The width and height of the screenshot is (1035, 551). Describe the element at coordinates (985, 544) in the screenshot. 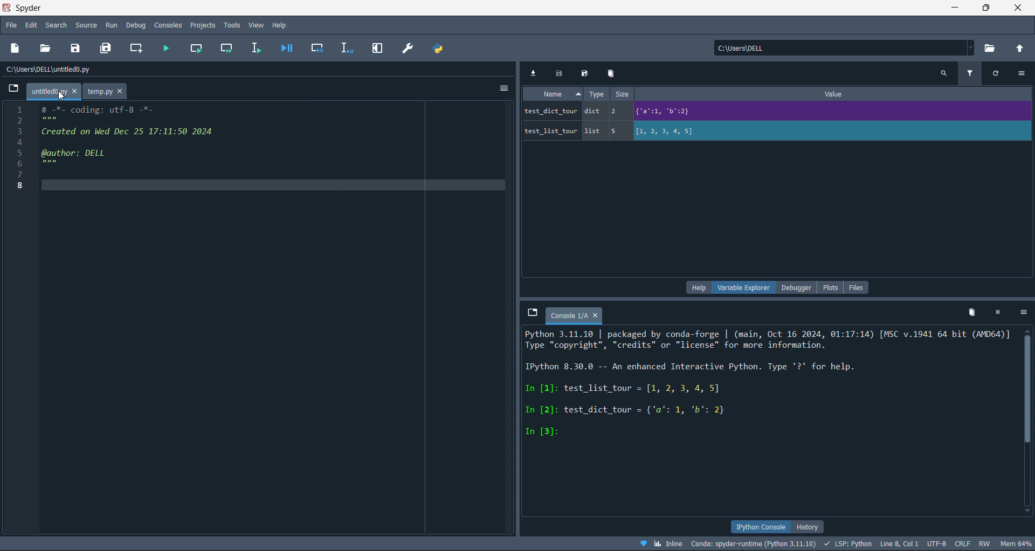

I see `RW` at that location.